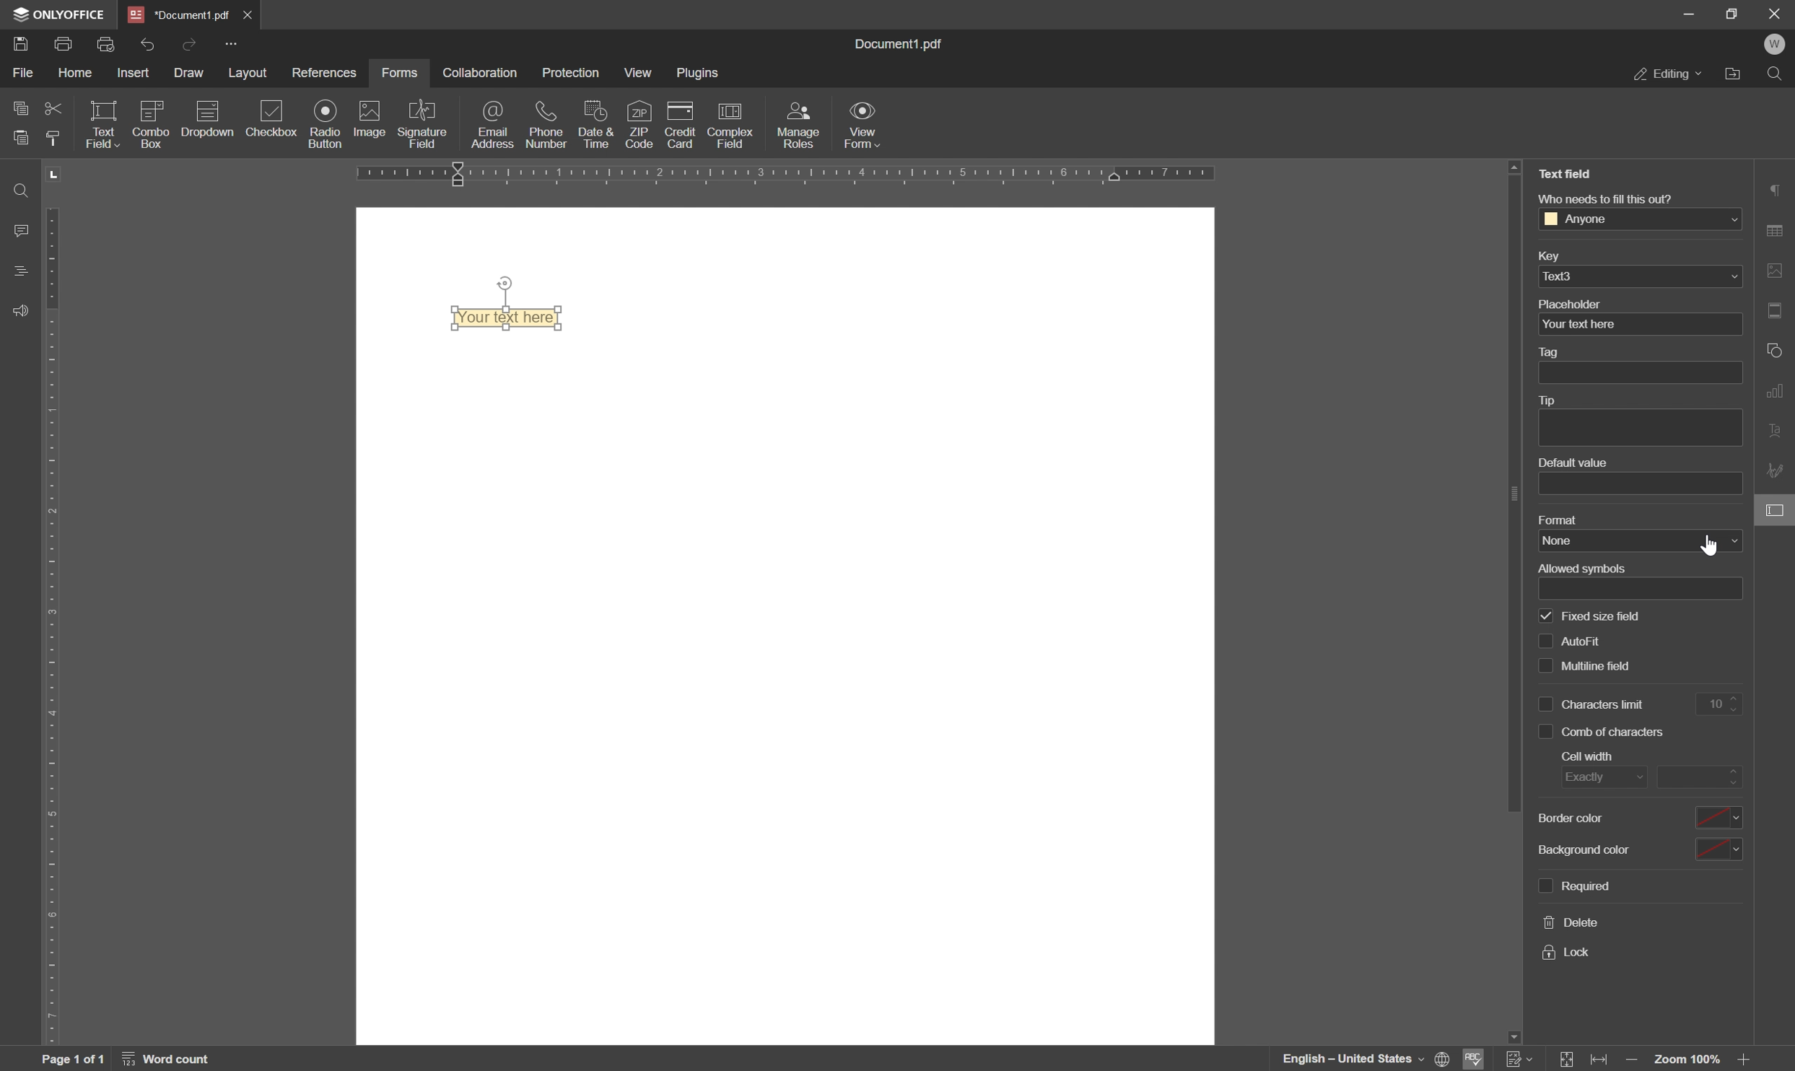 This screenshot has height=1071, width=1795. I want to click on text3, so click(1568, 275).